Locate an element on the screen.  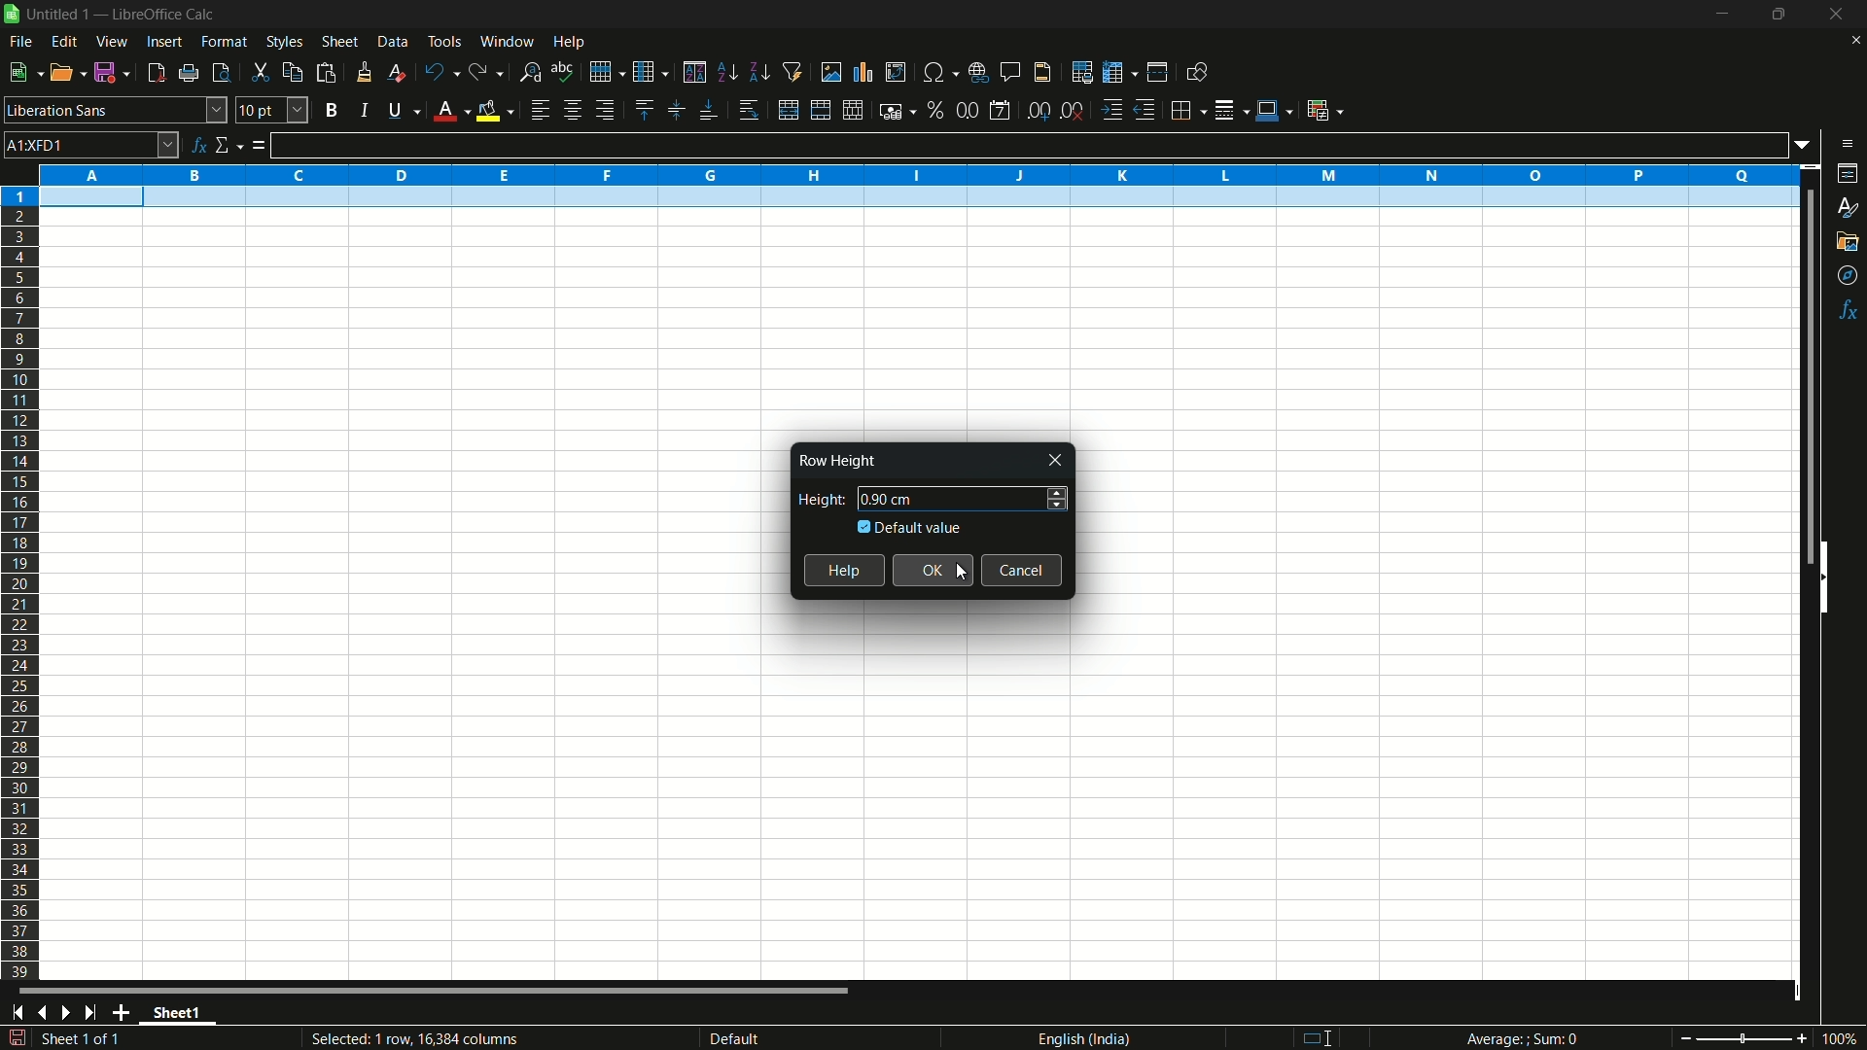
Row Height is located at coordinates (835, 461).